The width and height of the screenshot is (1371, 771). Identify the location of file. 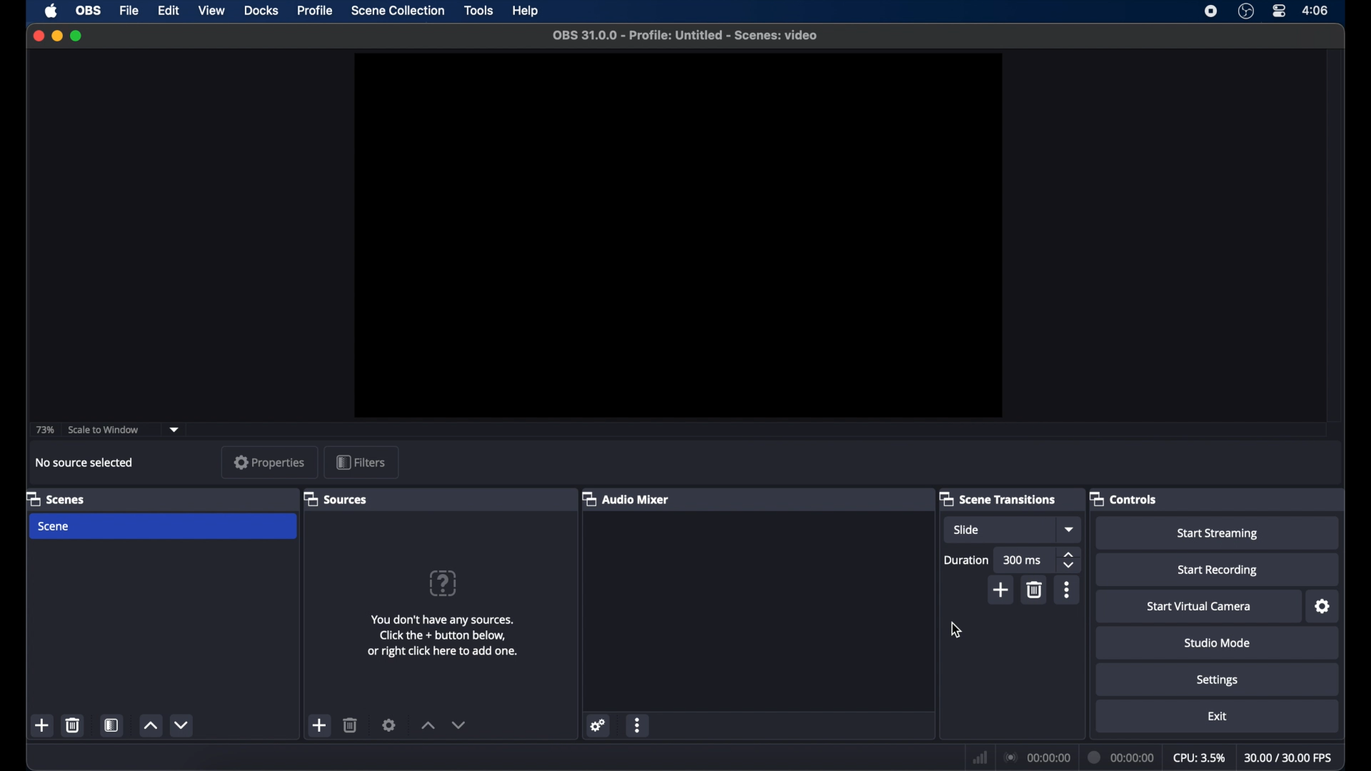
(129, 11).